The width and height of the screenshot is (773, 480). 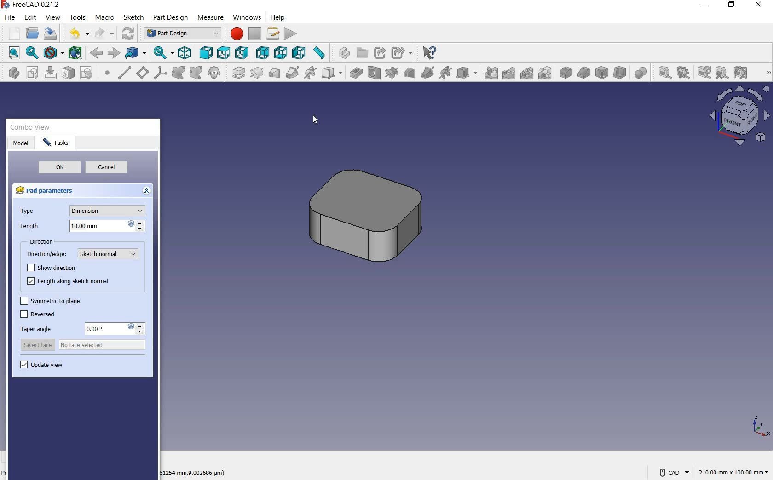 What do you see at coordinates (10, 18) in the screenshot?
I see `file` at bounding box center [10, 18].